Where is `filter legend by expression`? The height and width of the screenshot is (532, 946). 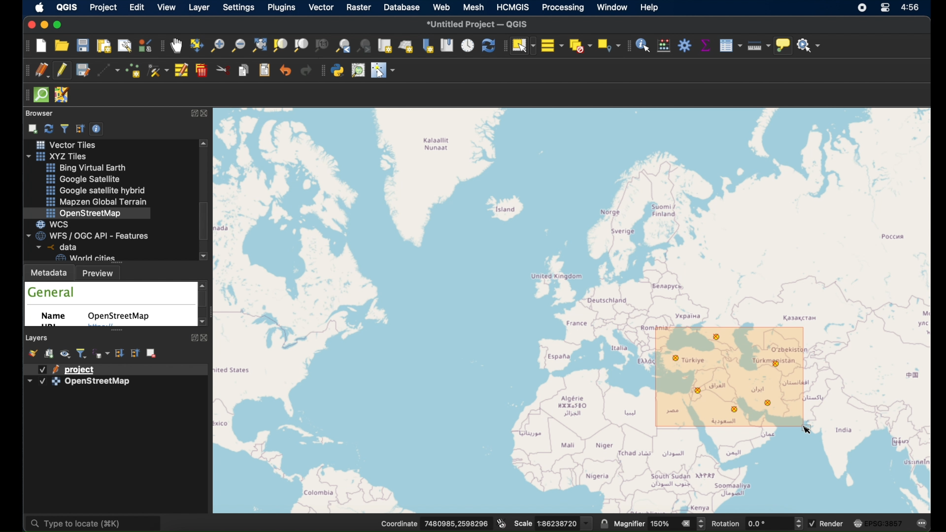
filter legend by expression is located at coordinates (101, 353).